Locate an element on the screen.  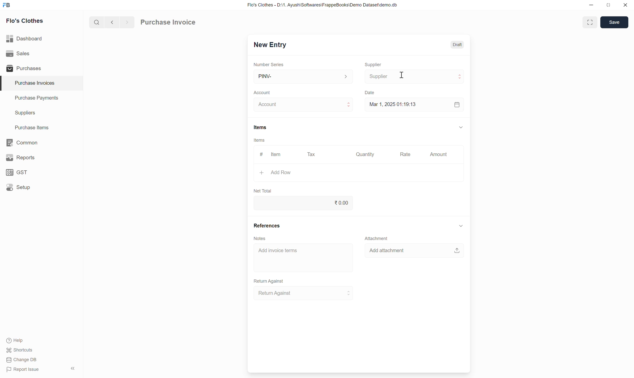
Notes is located at coordinates (261, 239).